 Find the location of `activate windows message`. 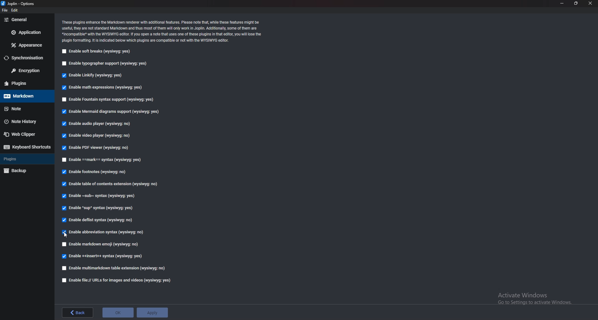

activate windows message is located at coordinates (534, 296).